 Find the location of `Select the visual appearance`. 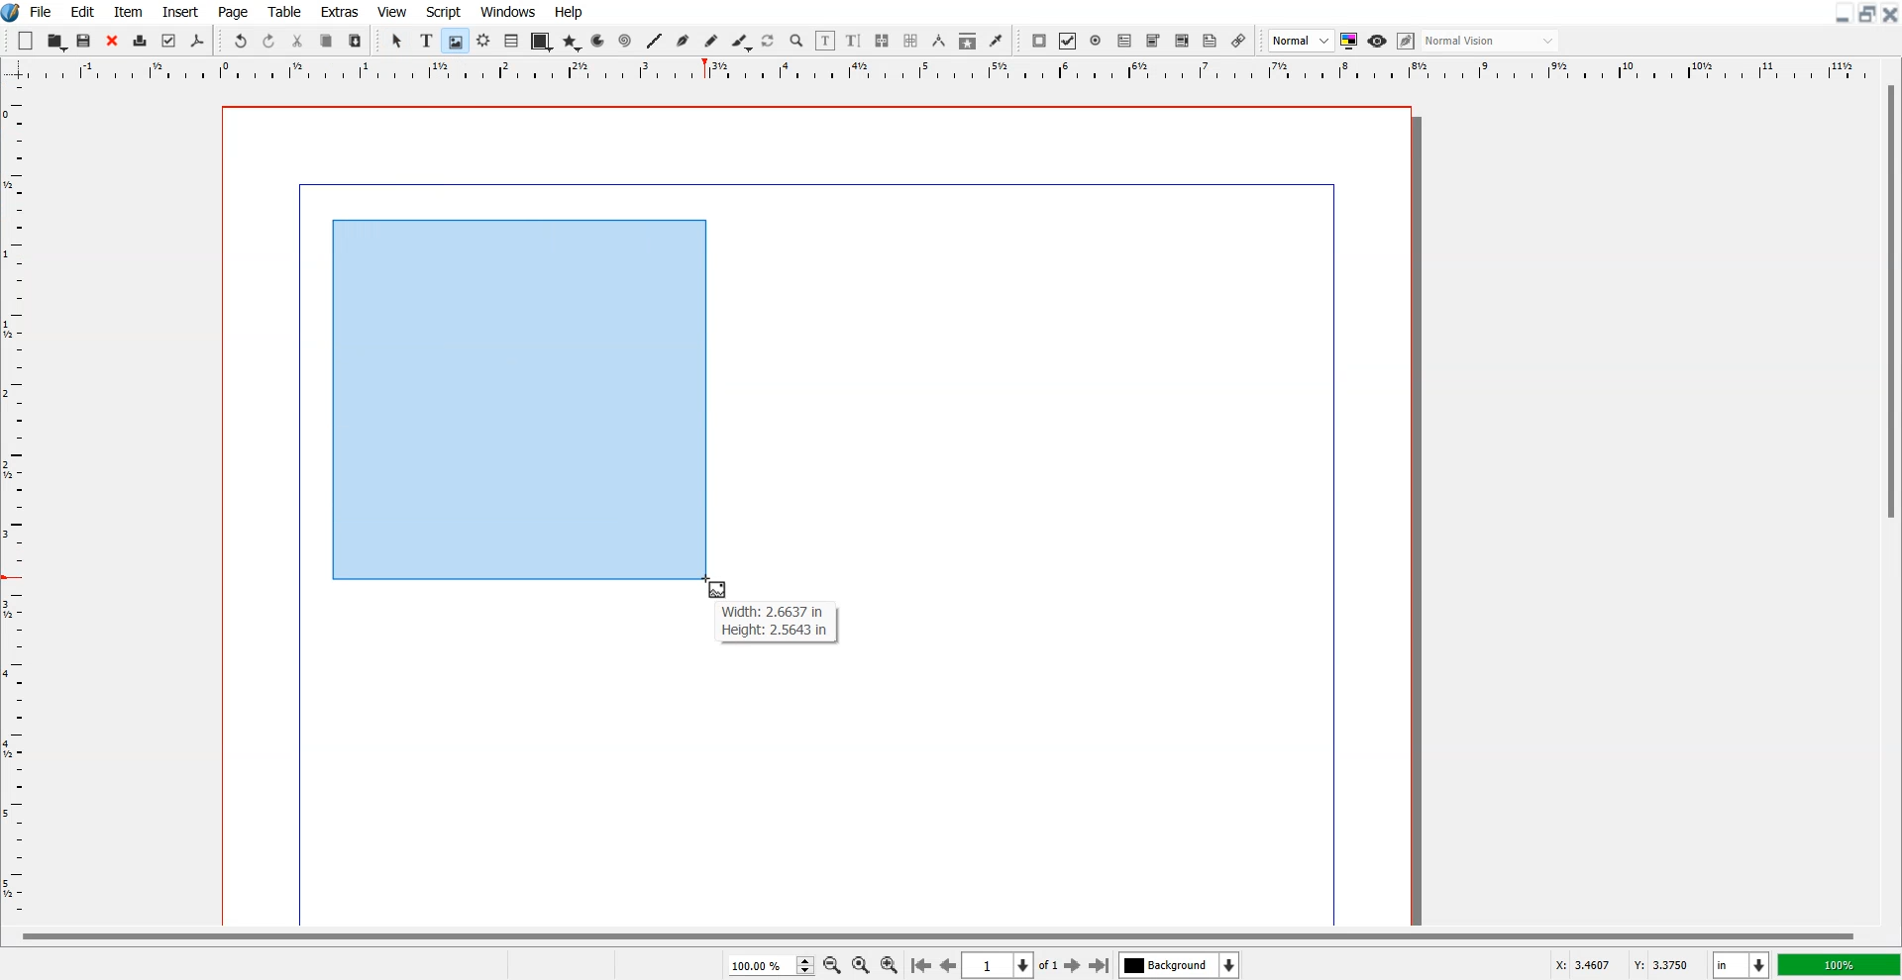

Select the visual appearance is located at coordinates (1492, 42).